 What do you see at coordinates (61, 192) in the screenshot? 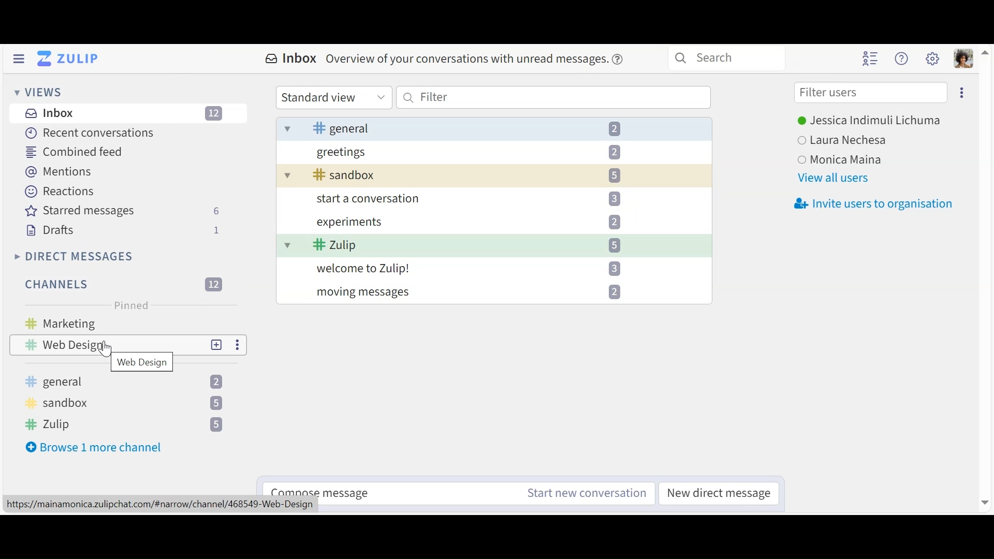
I see `Reactions` at bounding box center [61, 192].